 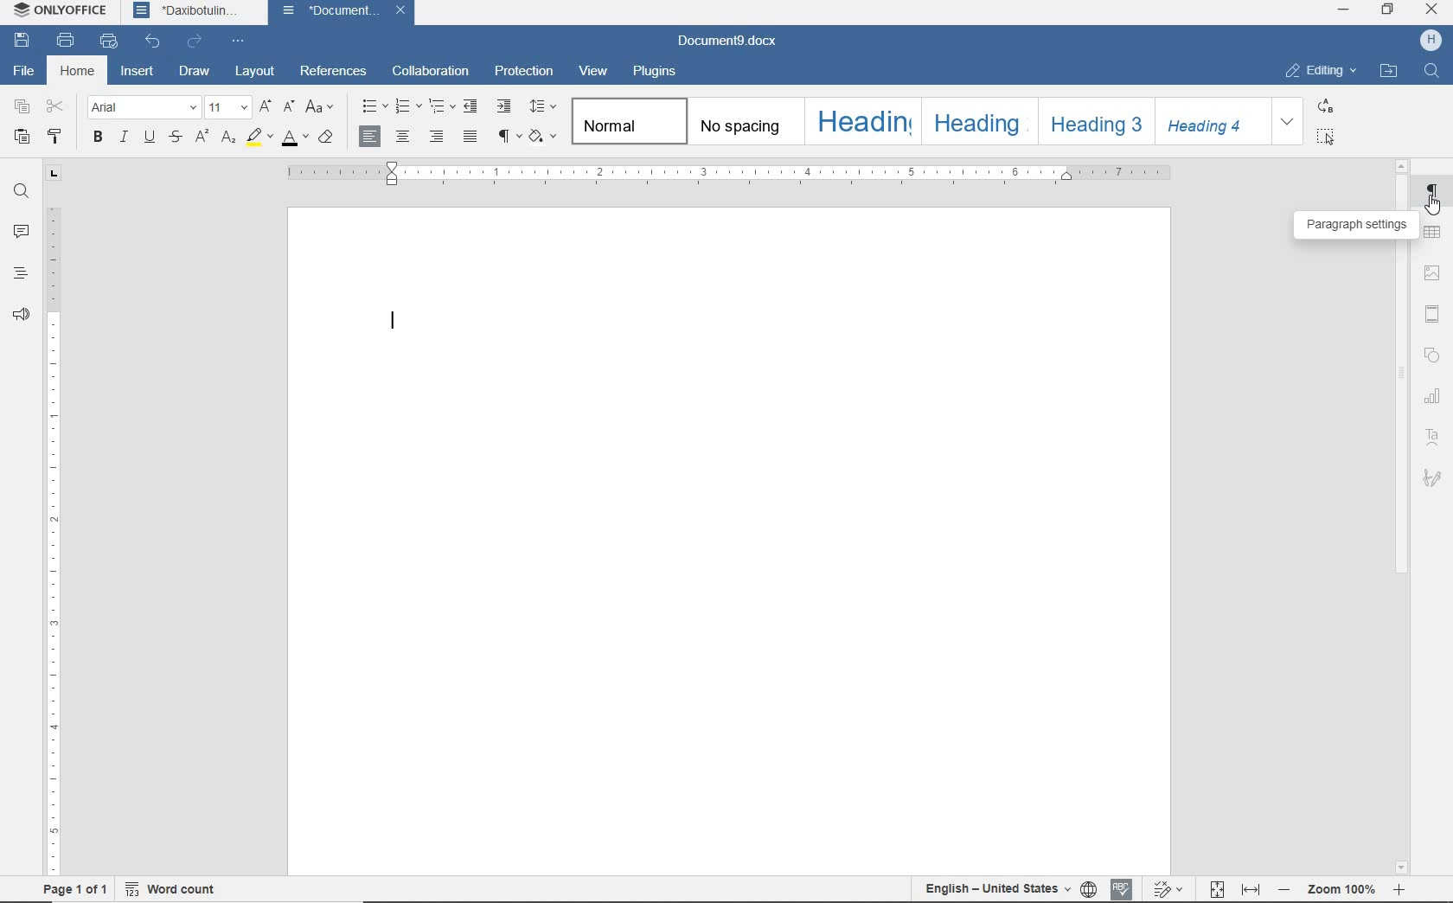 What do you see at coordinates (396, 324) in the screenshot?
I see `editor` at bounding box center [396, 324].